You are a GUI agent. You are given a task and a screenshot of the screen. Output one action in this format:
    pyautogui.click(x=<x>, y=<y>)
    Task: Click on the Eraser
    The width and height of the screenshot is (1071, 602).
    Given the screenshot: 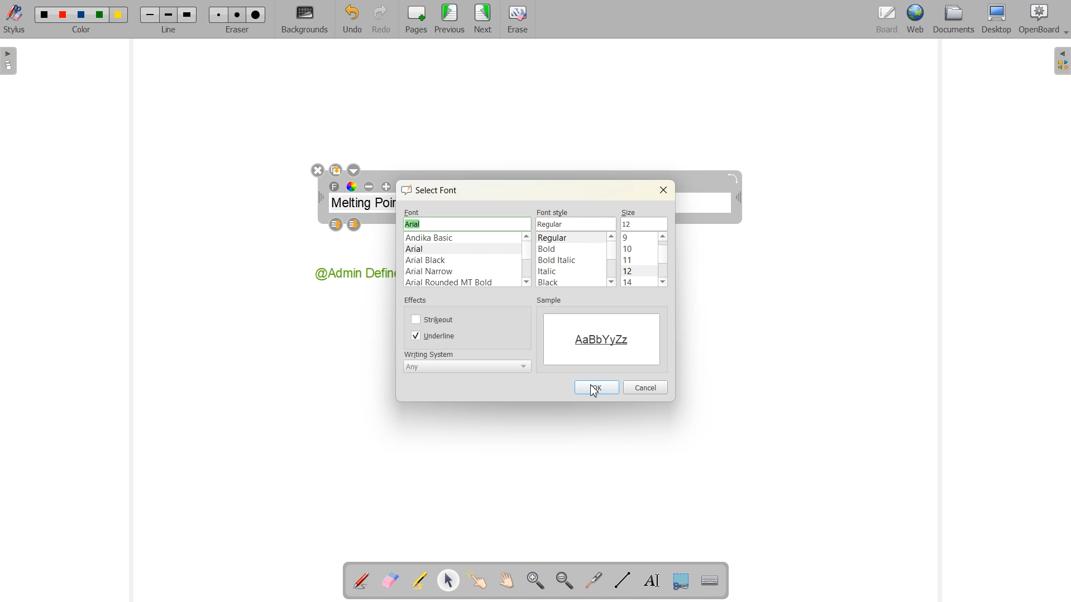 What is the action you would take?
    pyautogui.click(x=235, y=19)
    